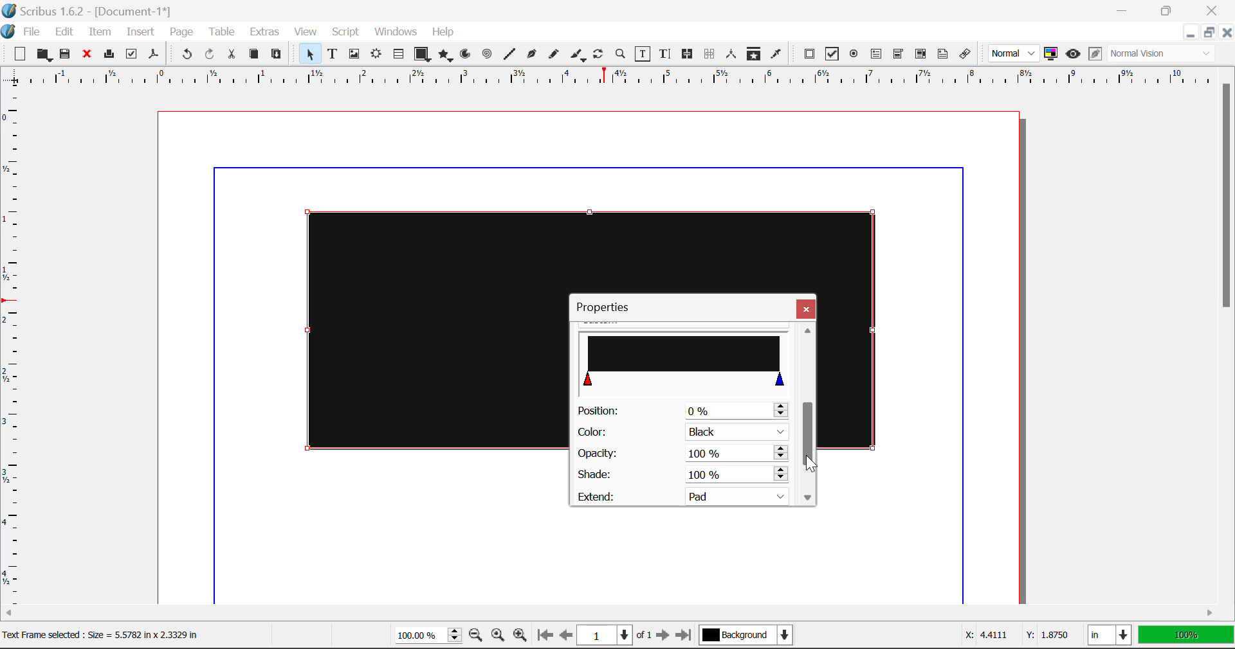  I want to click on Measurement Units, so click(1111, 637).